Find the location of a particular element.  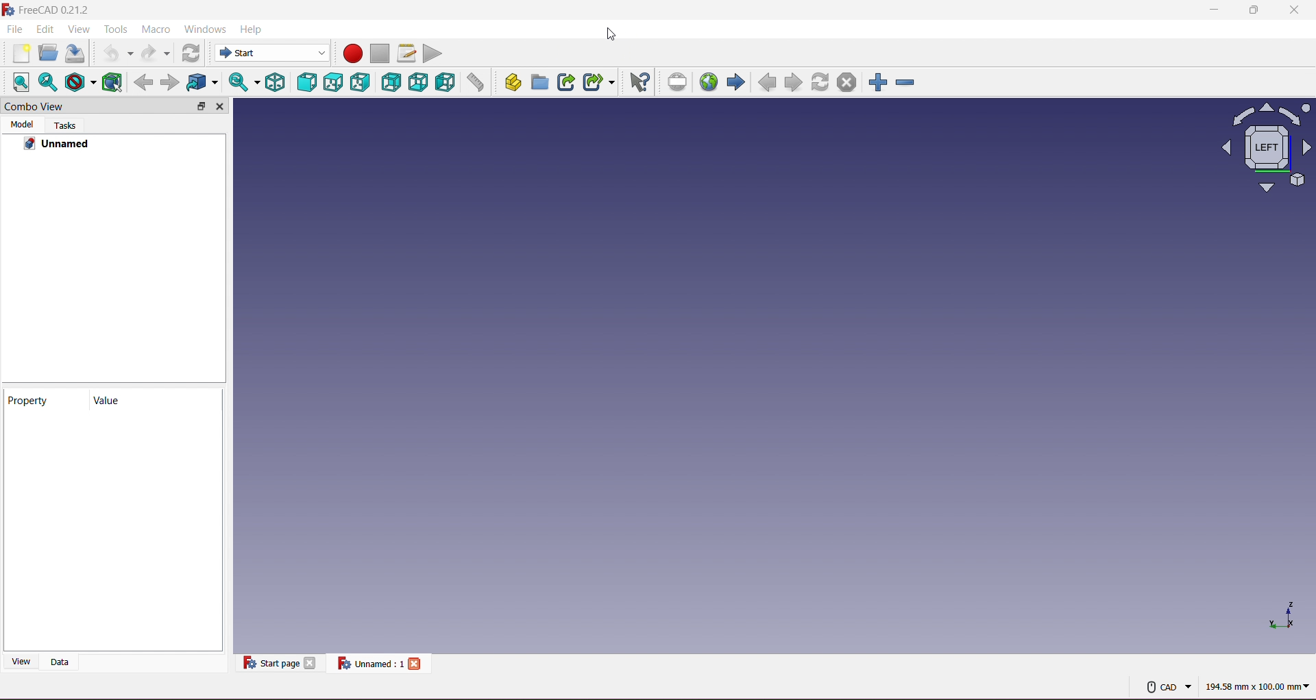

Record Macro (Red Circle) is located at coordinates (352, 53).